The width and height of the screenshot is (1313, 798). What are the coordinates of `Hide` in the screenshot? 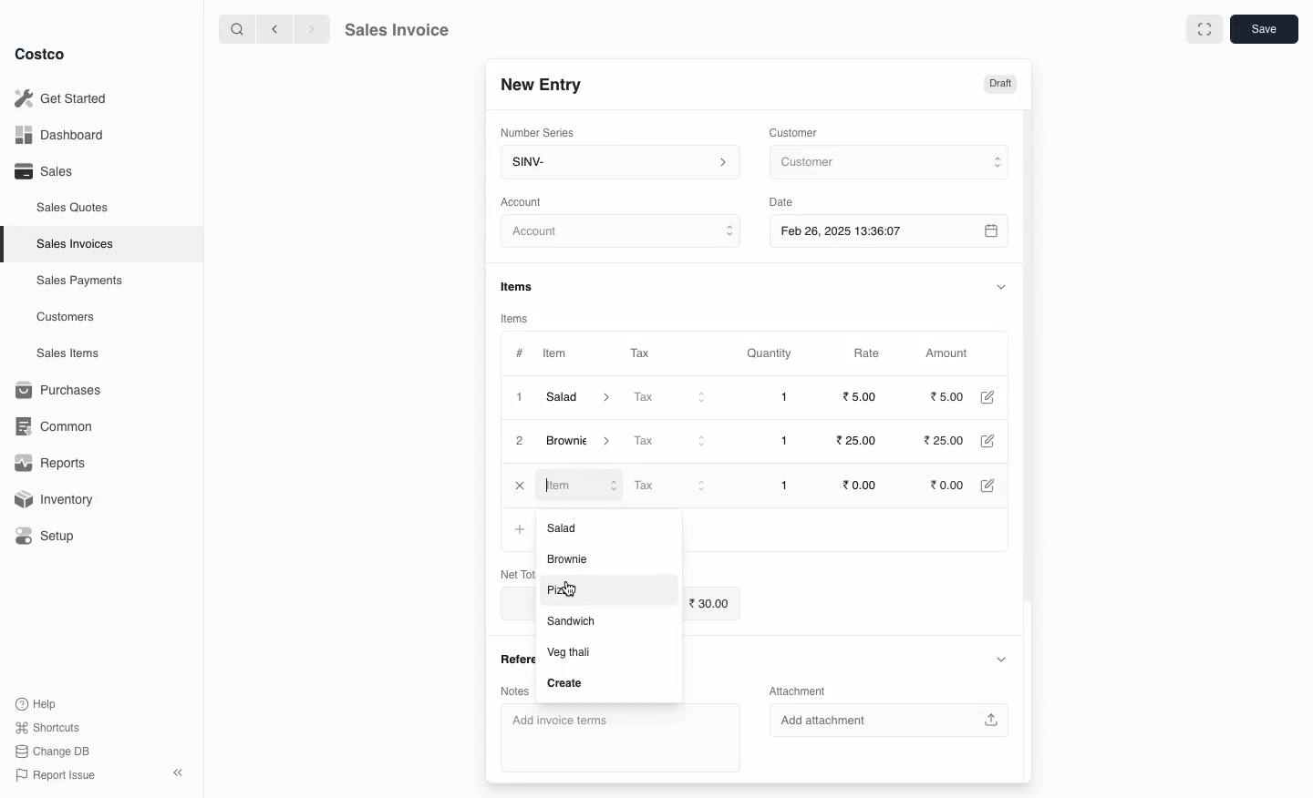 It's located at (1000, 286).